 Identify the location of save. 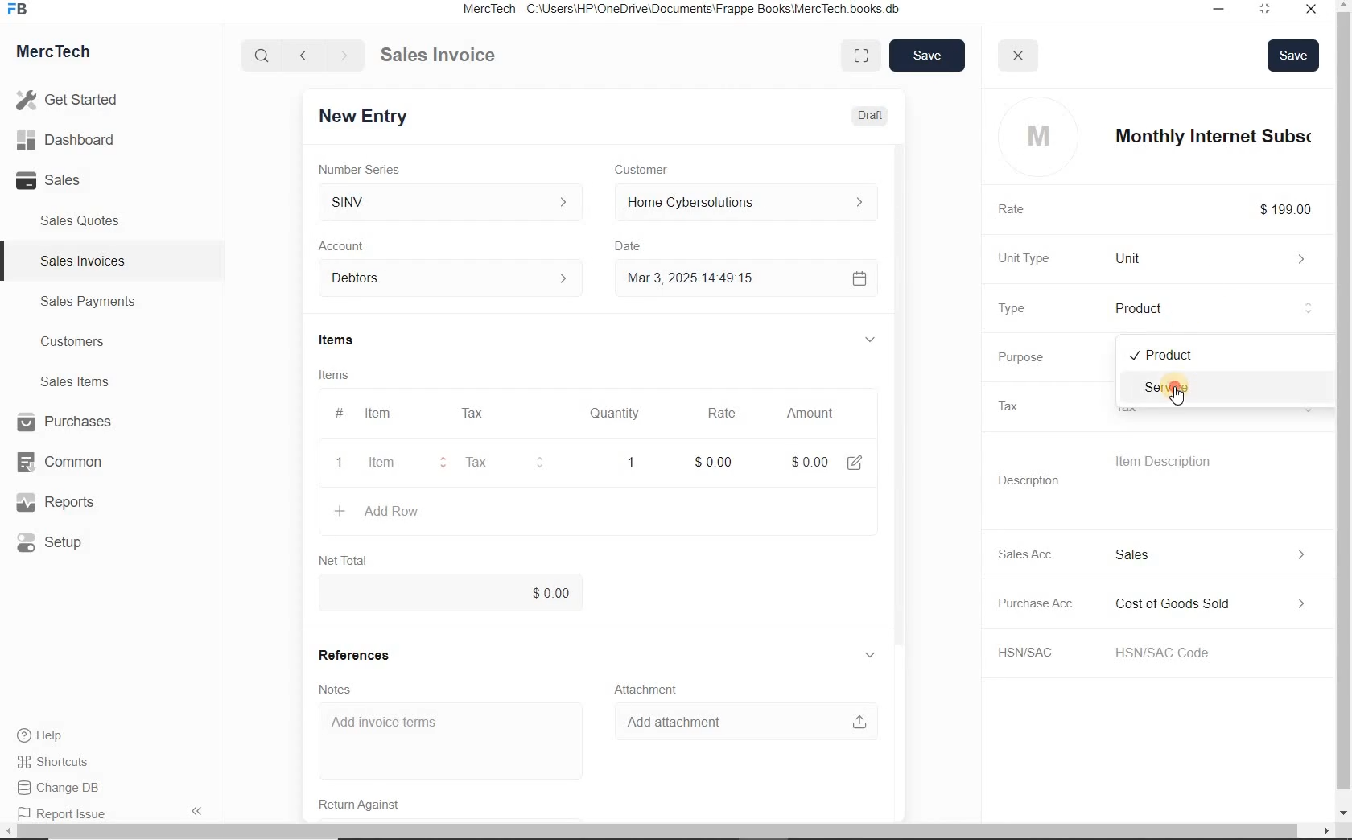
(925, 56).